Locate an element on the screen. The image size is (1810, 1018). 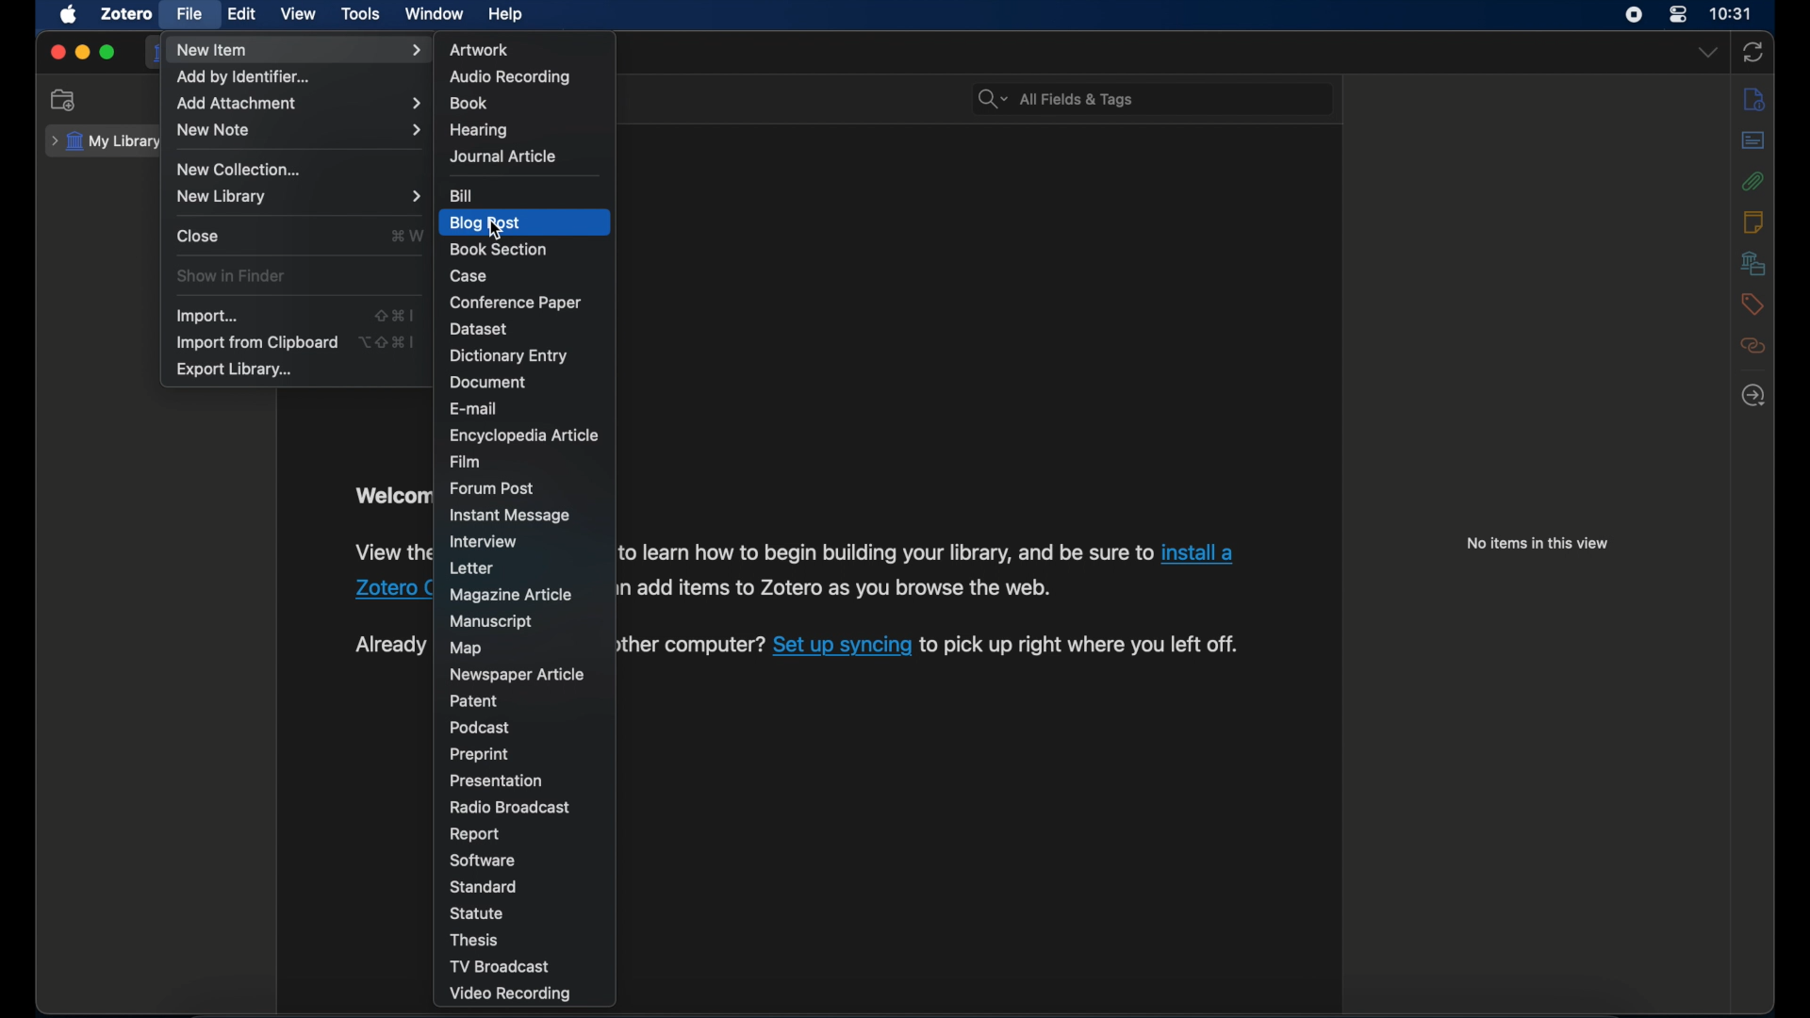
 is located at coordinates (886, 552).